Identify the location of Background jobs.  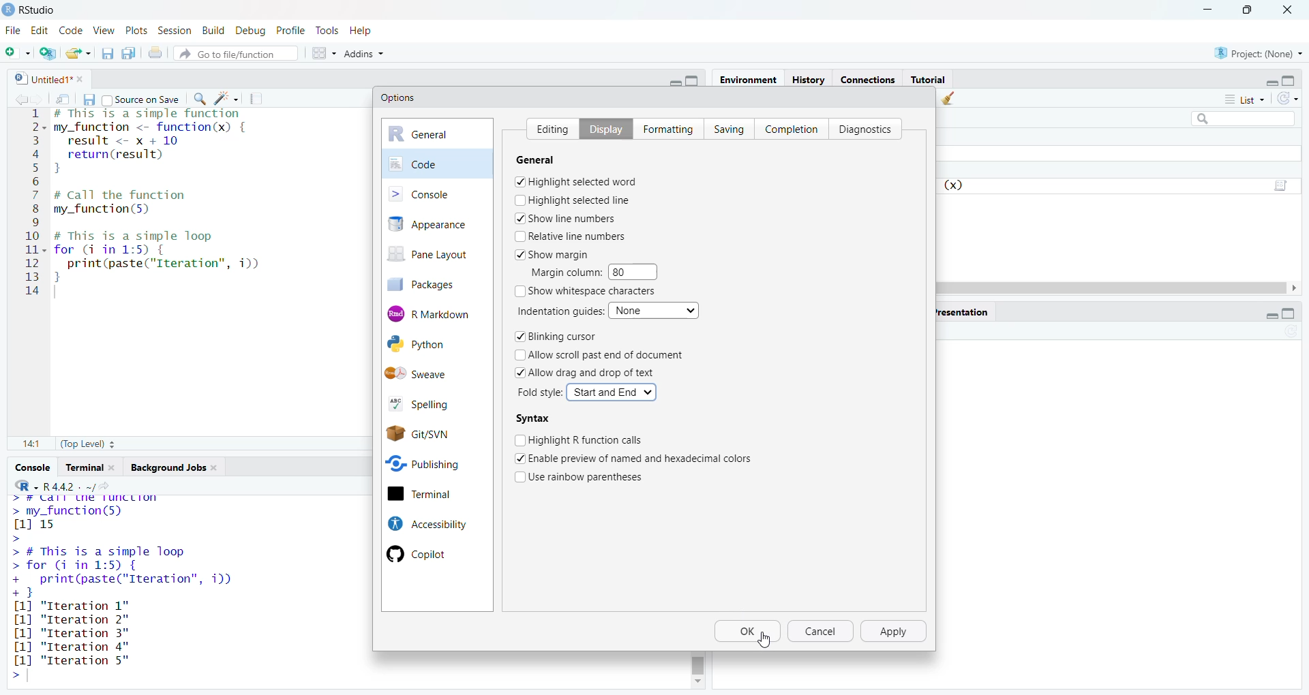
(168, 467).